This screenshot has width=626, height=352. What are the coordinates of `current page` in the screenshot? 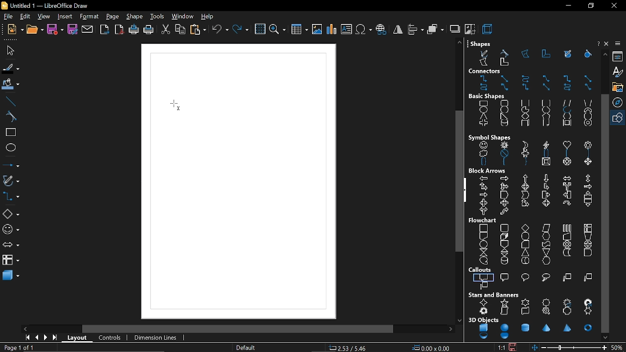 It's located at (20, 348).